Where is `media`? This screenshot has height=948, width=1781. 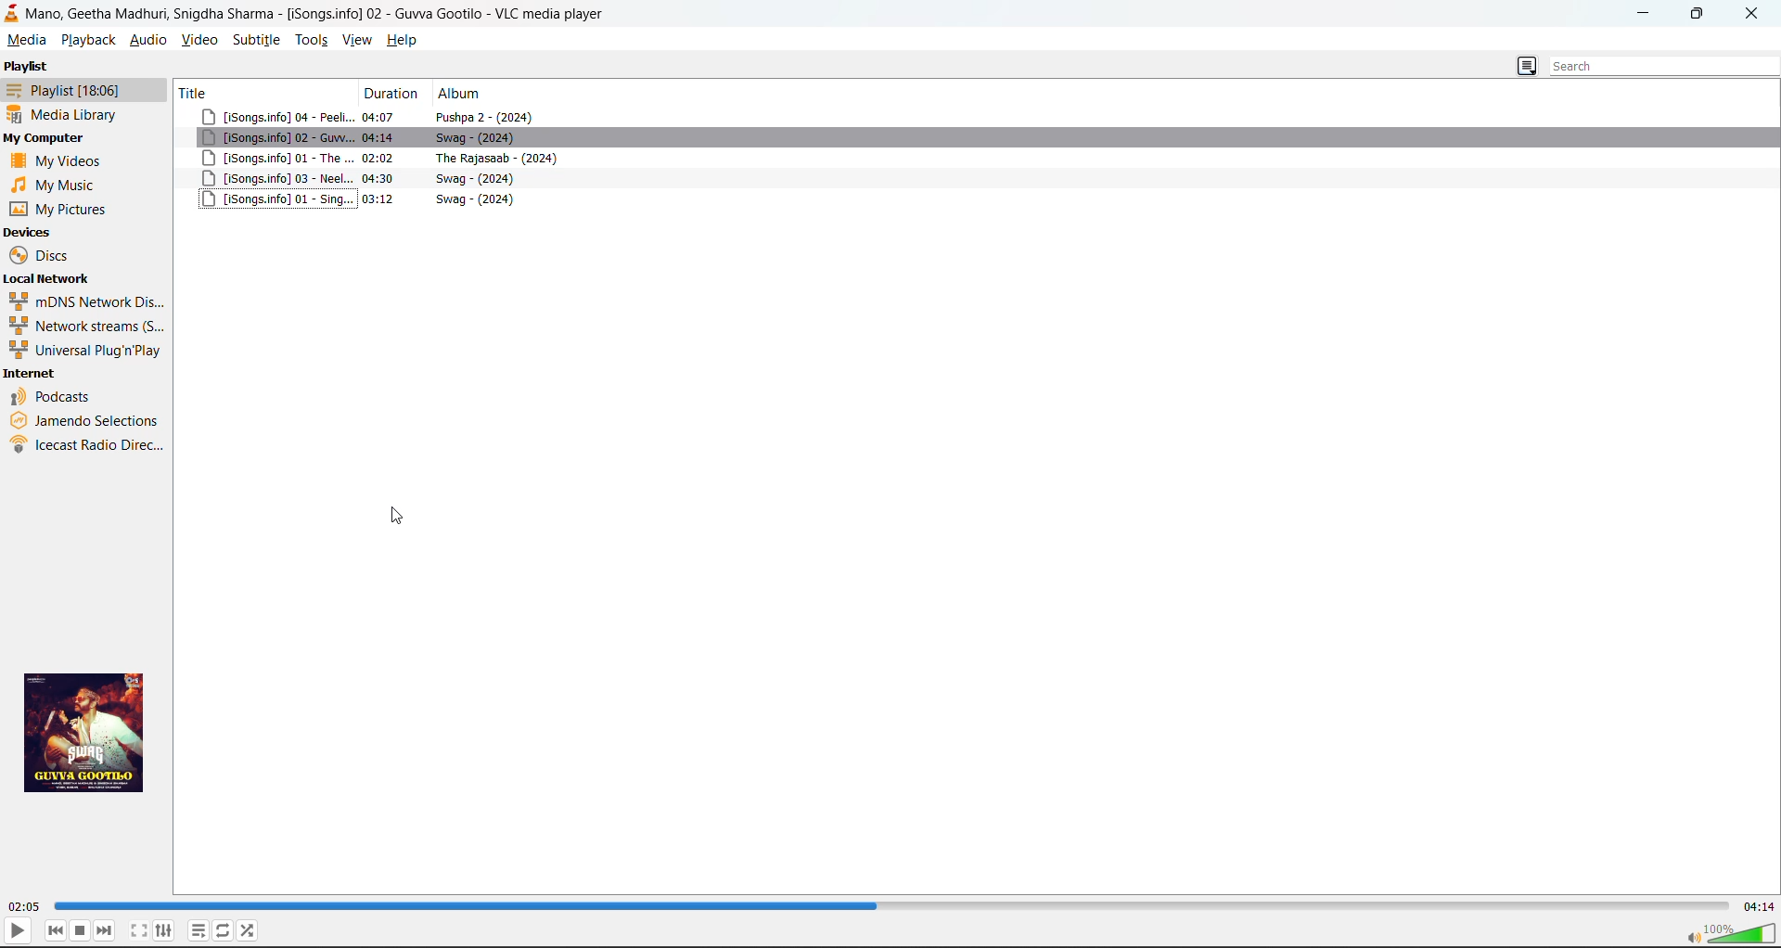
media is located at coordinates (26, 39).